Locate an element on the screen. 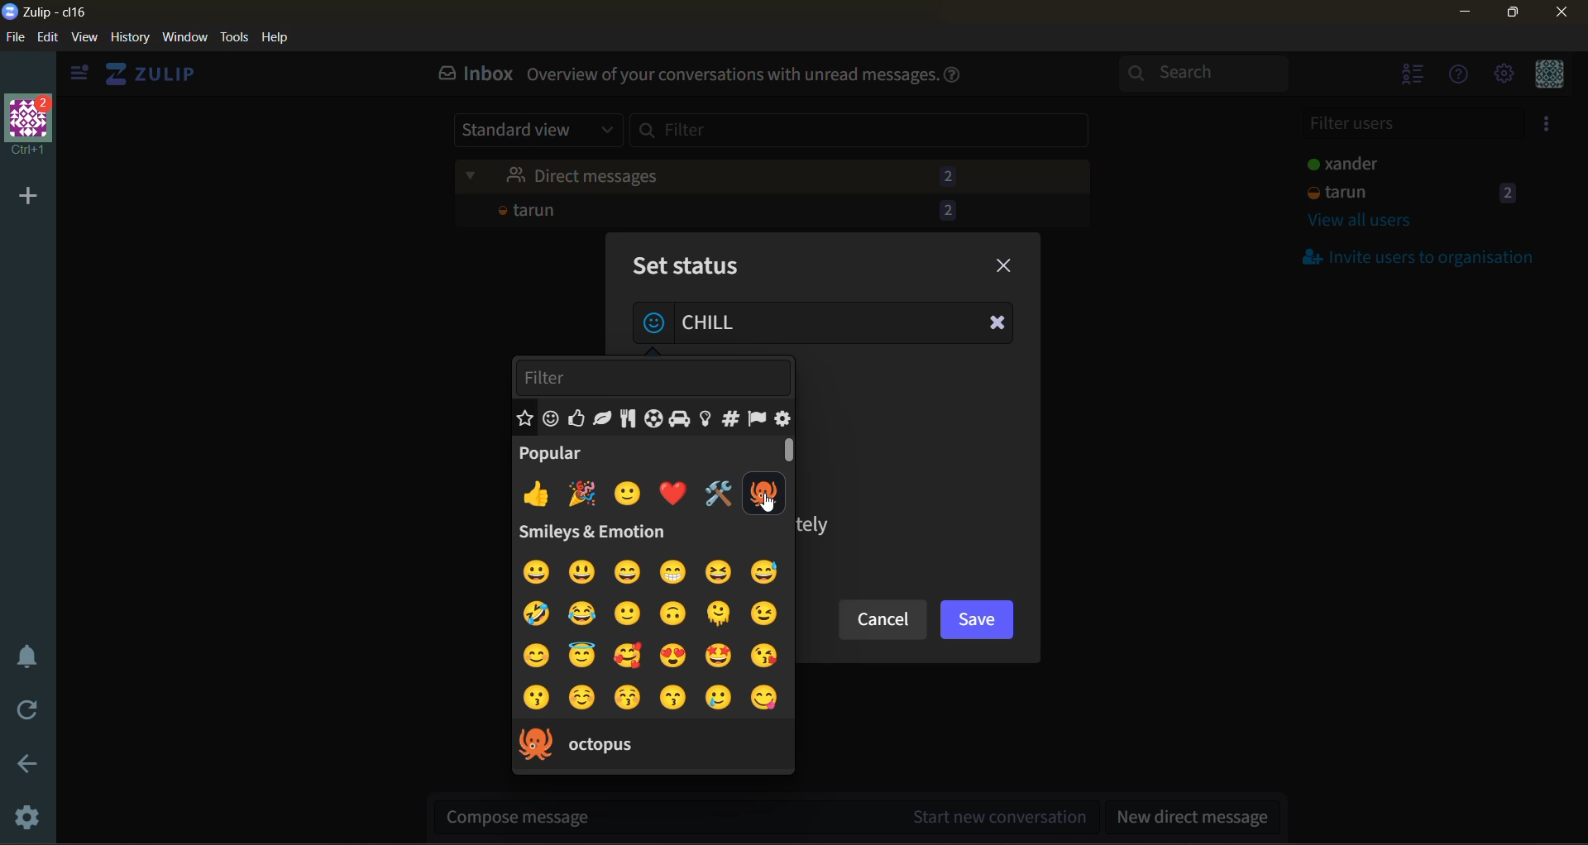  emoji is located at coordinates (576, 417).